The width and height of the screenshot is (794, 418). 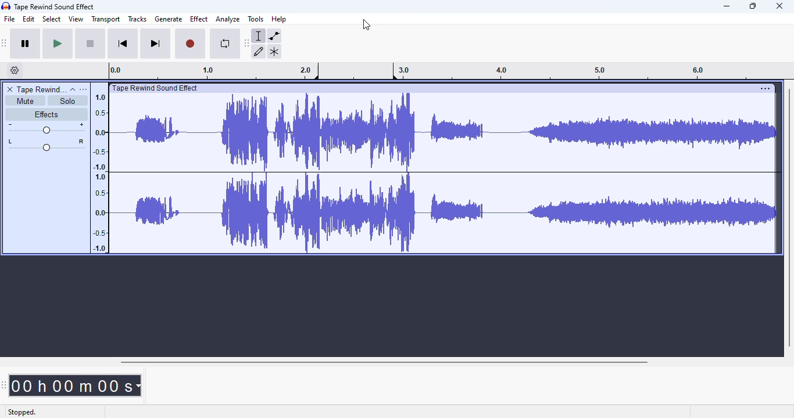 What do you see at coordinates (260, 51) in the screenshot?
I see `draw tool` at bounding box center [260, 51].